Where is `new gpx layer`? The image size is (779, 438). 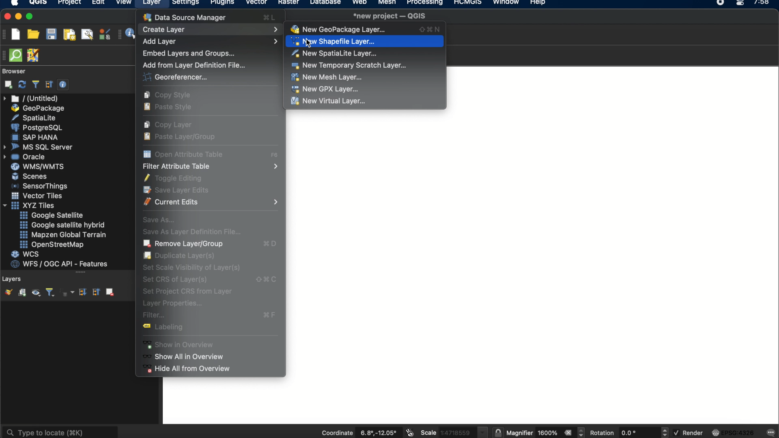 new gpx layer is located at coordinates (326, 89).